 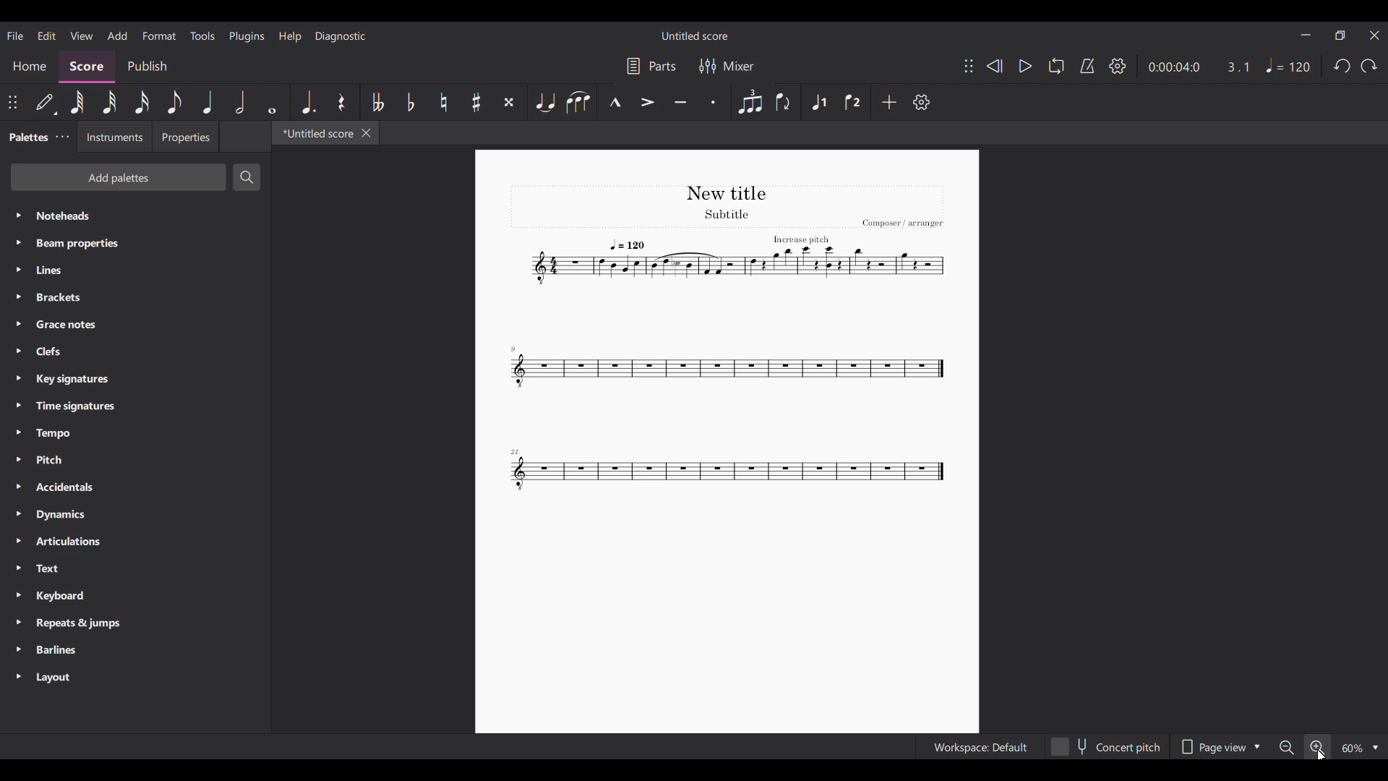 What do you see at coordinates (1107, 747) in the screenshot?
I see `Concert pitch toggle` at bounding box center [1107, 747].